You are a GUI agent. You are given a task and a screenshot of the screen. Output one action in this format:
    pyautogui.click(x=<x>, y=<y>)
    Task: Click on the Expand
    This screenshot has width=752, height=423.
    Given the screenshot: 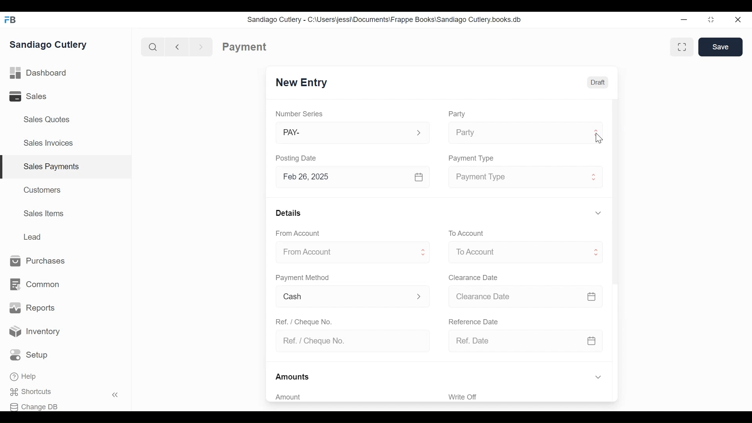 What is the action you would take?
    pyautogui.click(x=598, y=213)
    